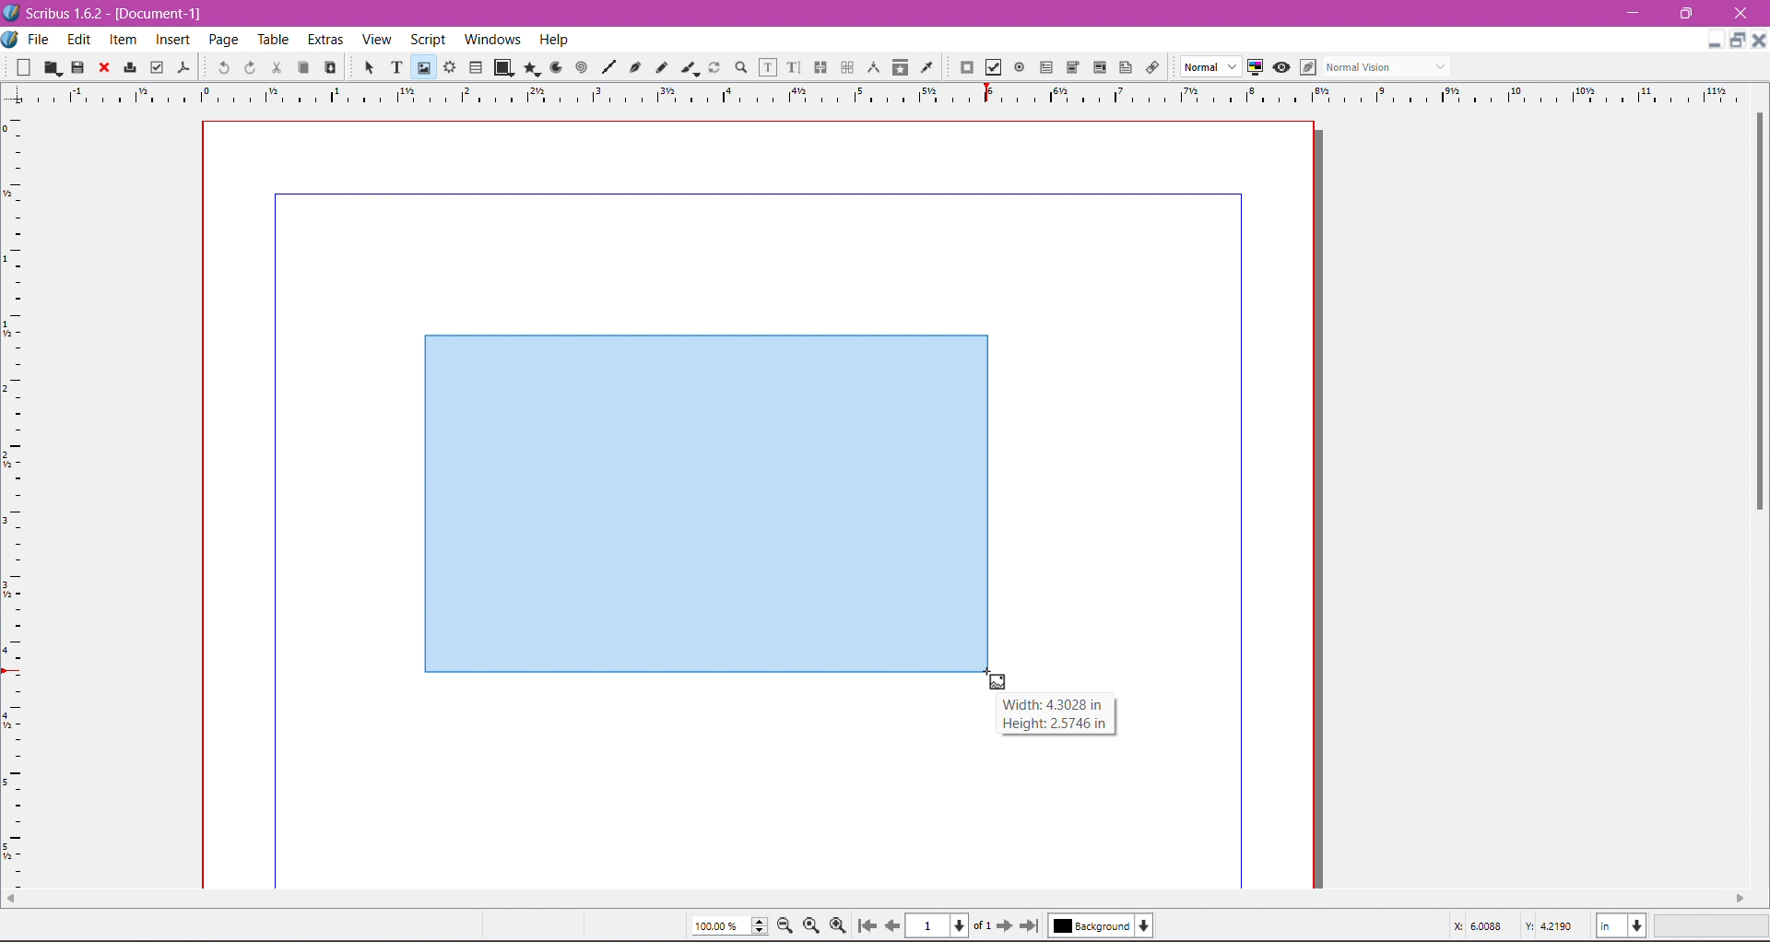  I want to click on Polygon, so click(532, 69).